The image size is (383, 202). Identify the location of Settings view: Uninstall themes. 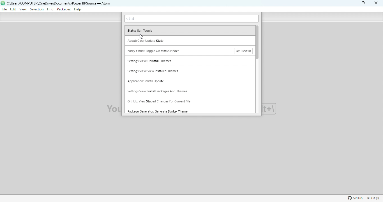
(190, 61).